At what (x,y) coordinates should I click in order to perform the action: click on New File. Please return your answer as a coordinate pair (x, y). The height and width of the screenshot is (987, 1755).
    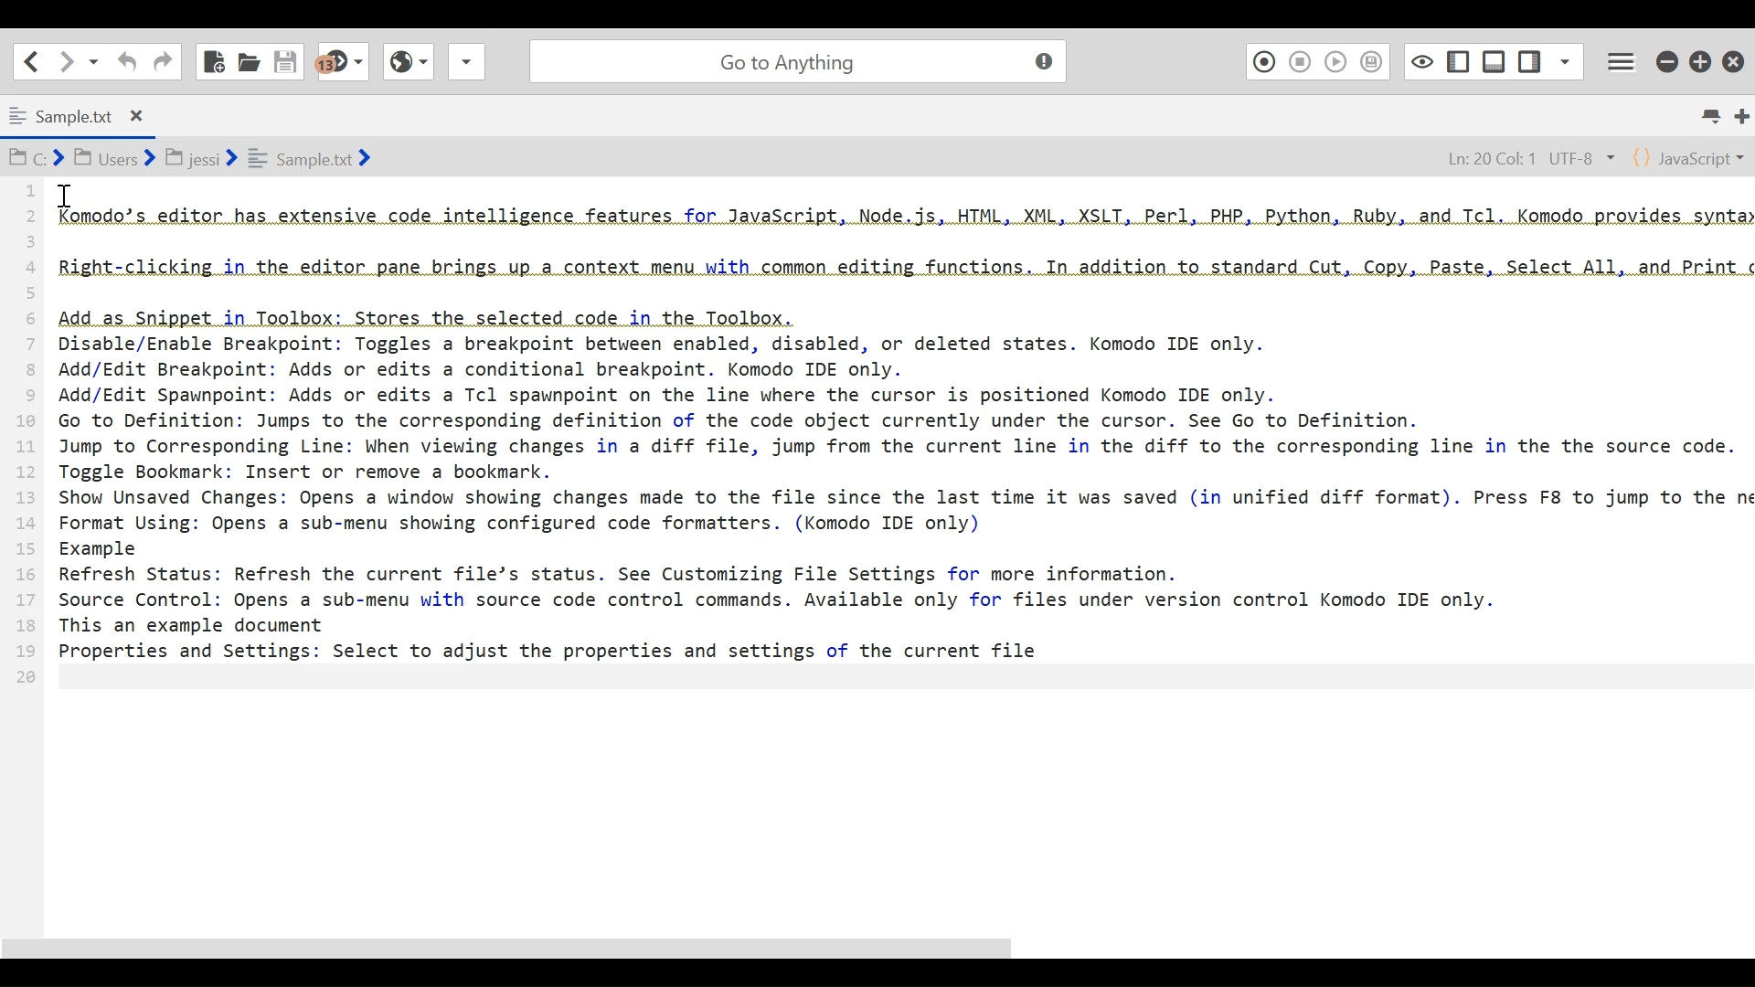
    Looking at the image, I should click on (215, 59).